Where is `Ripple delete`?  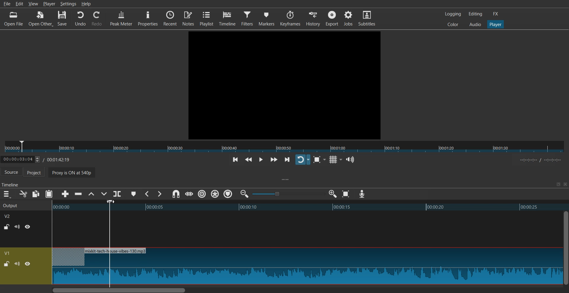
Ripple delete is located at coordinates (79, 194).